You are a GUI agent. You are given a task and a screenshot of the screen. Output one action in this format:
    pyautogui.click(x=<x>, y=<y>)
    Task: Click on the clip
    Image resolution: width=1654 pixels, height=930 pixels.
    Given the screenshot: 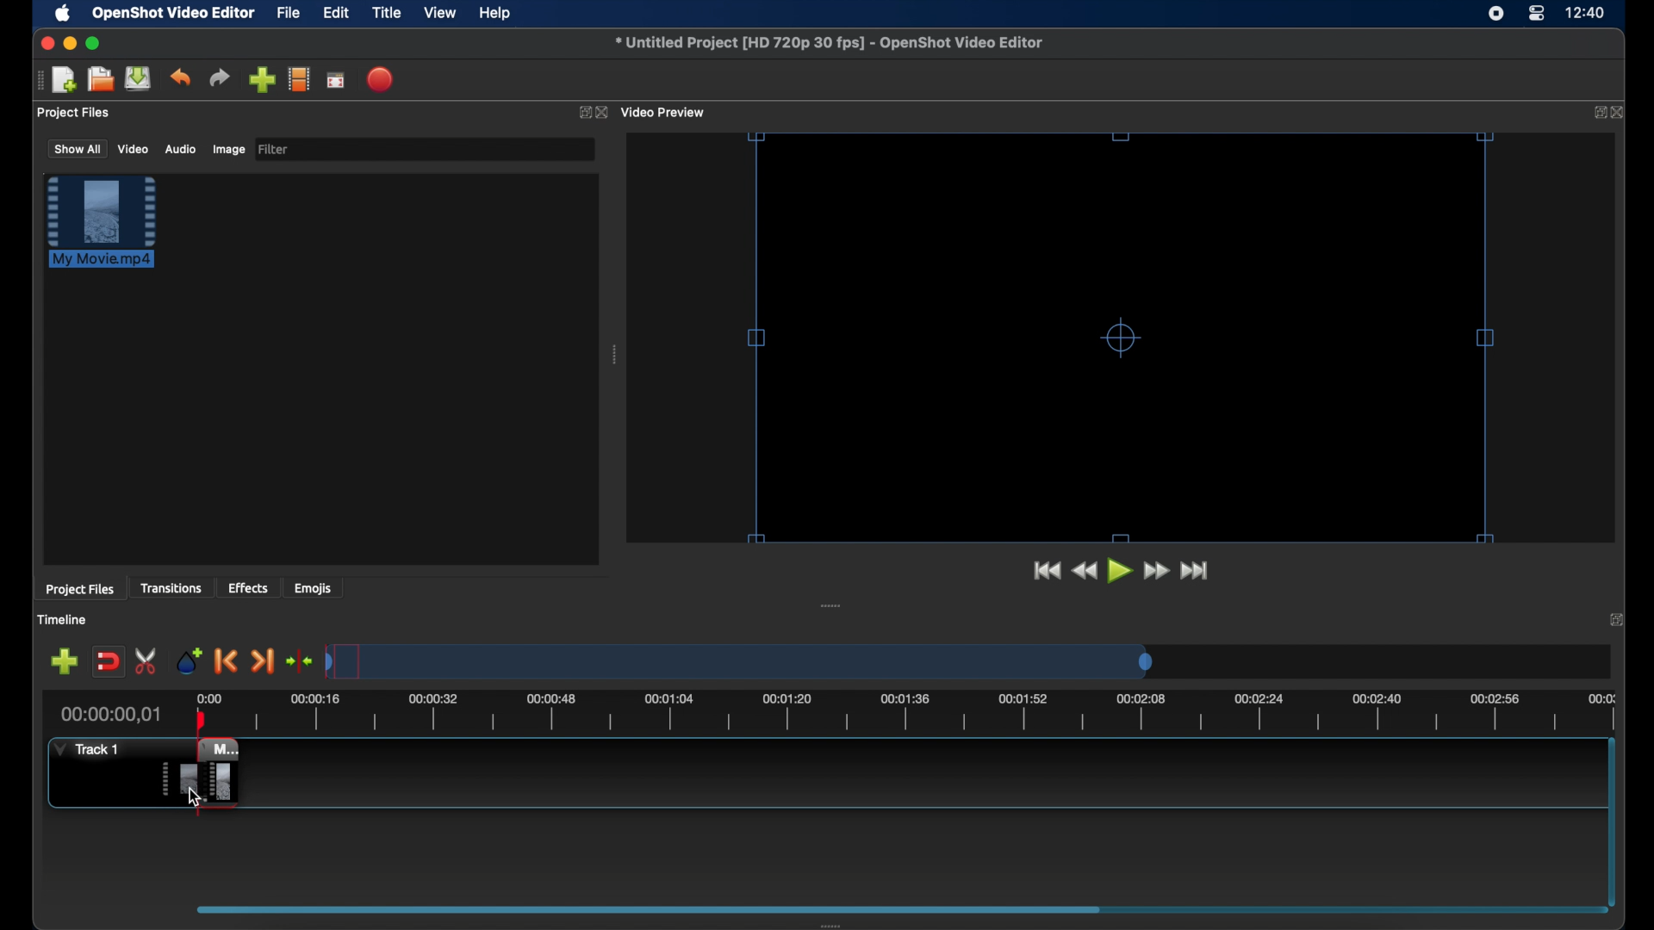 What is the action you would take?
    pyautogui.click(x=201, y=776)
    